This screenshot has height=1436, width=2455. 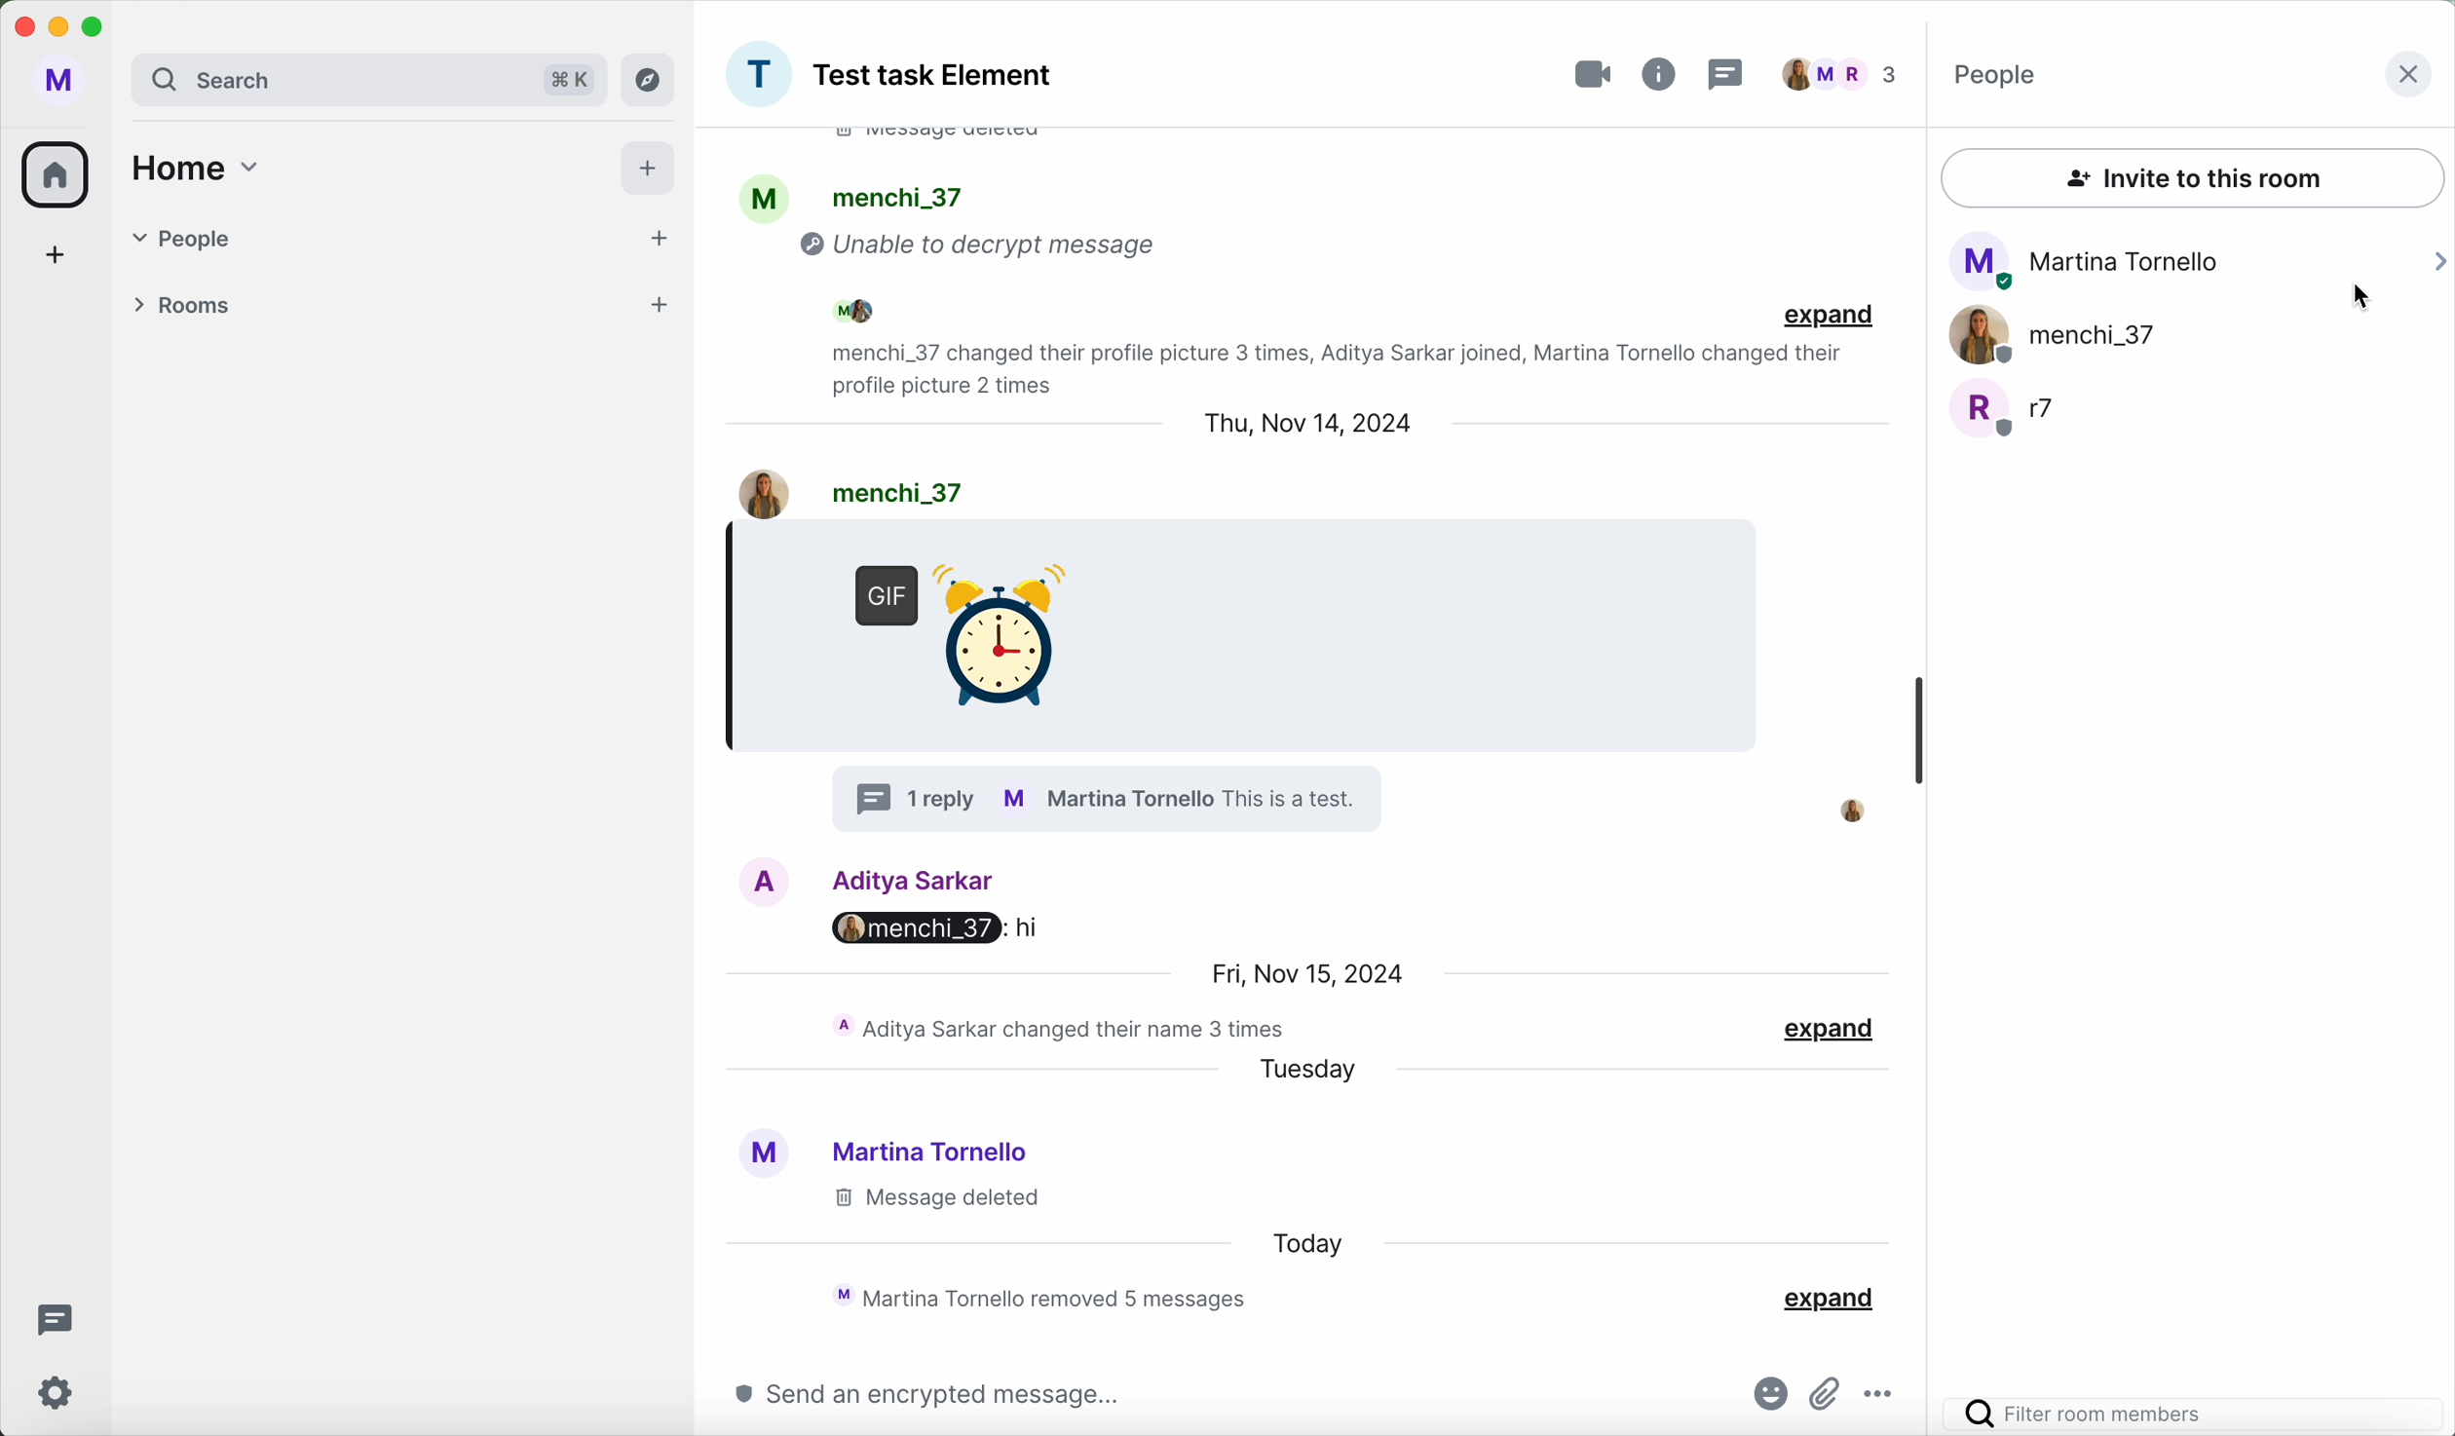 What do you see at coordinates (908, 798) in the screenshot?
I see `1 reply in thread` at bounding box center [908, 798].